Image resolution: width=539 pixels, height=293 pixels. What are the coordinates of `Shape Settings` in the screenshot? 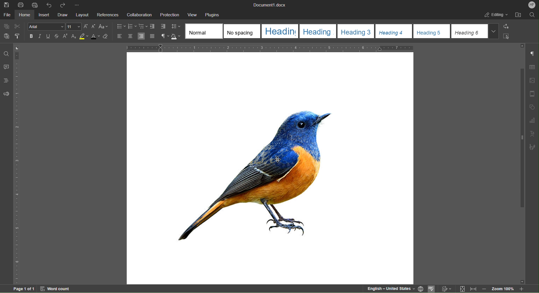 It's located at (532, 106).